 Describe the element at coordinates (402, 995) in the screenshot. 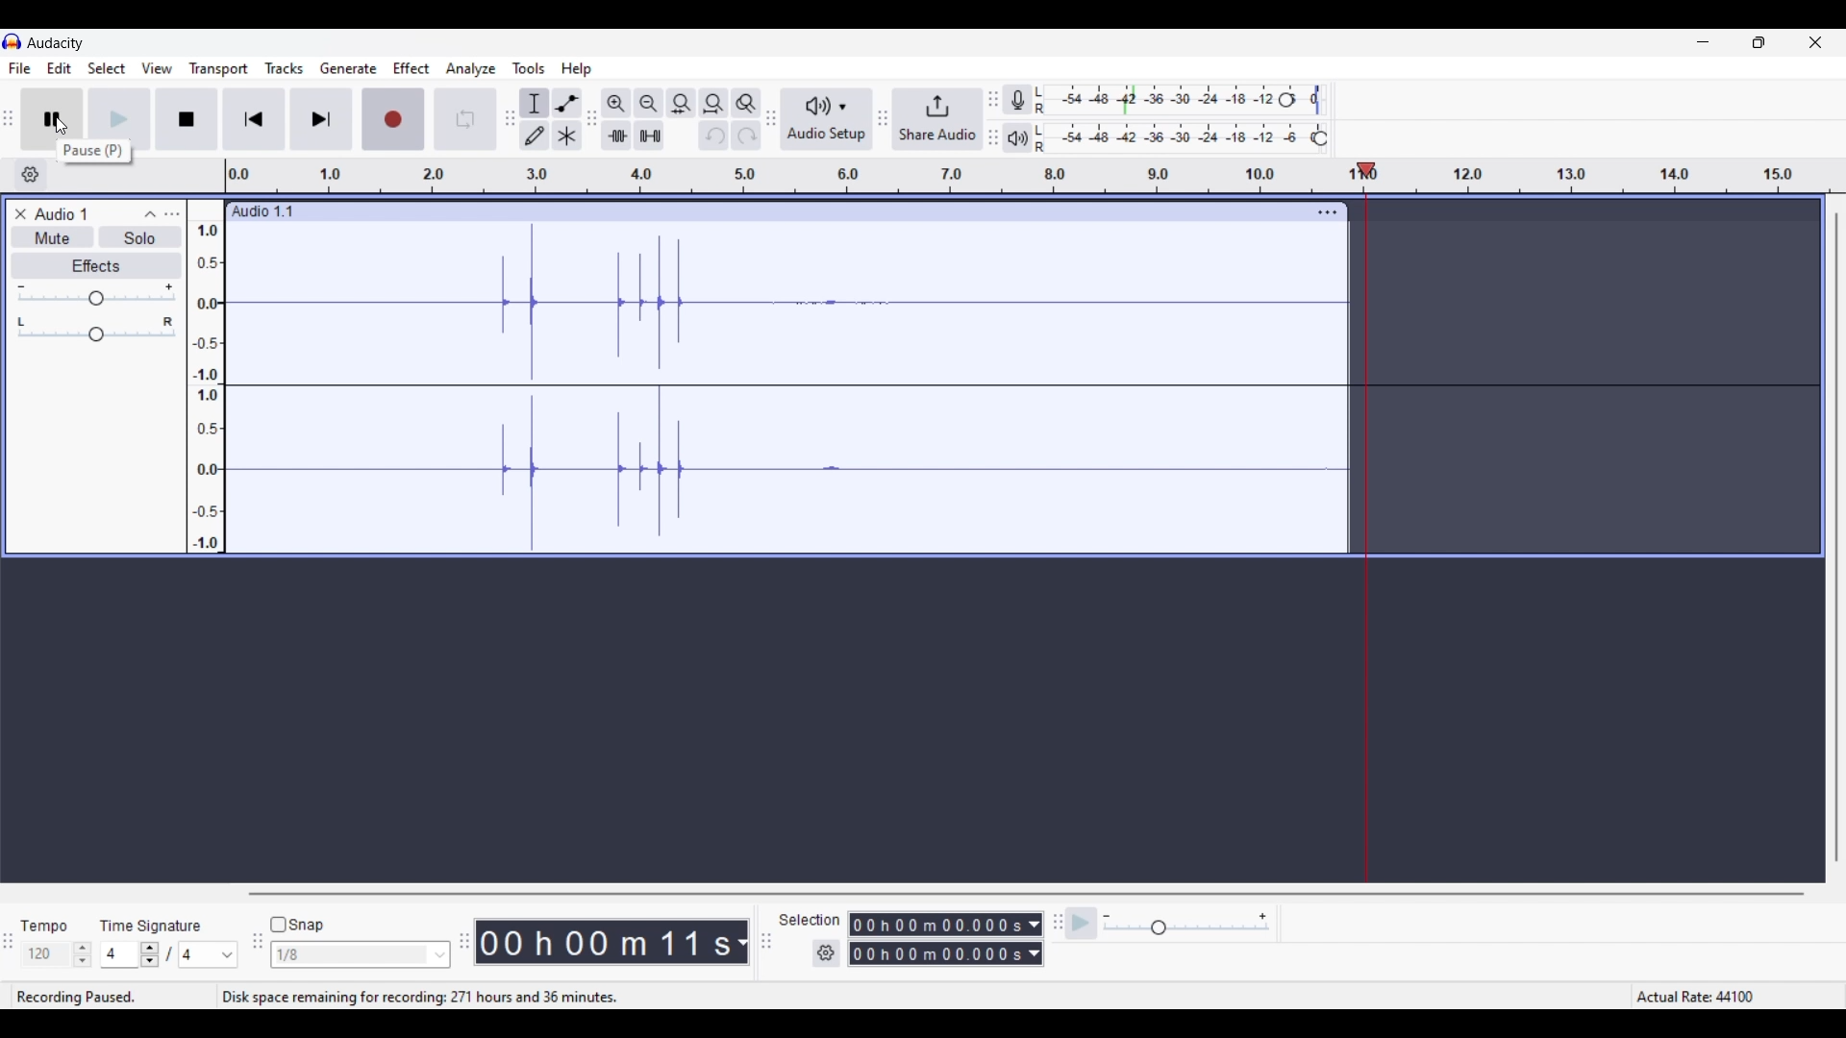

I see `Disk space remaining for recording: 271 hours and 36 minutes.` at that location.